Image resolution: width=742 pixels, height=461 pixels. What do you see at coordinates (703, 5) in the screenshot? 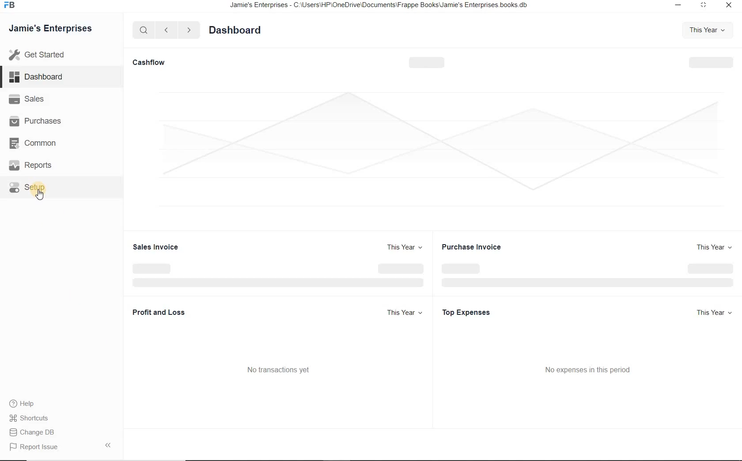
I see `maximize` at bounding box center [703, 5].